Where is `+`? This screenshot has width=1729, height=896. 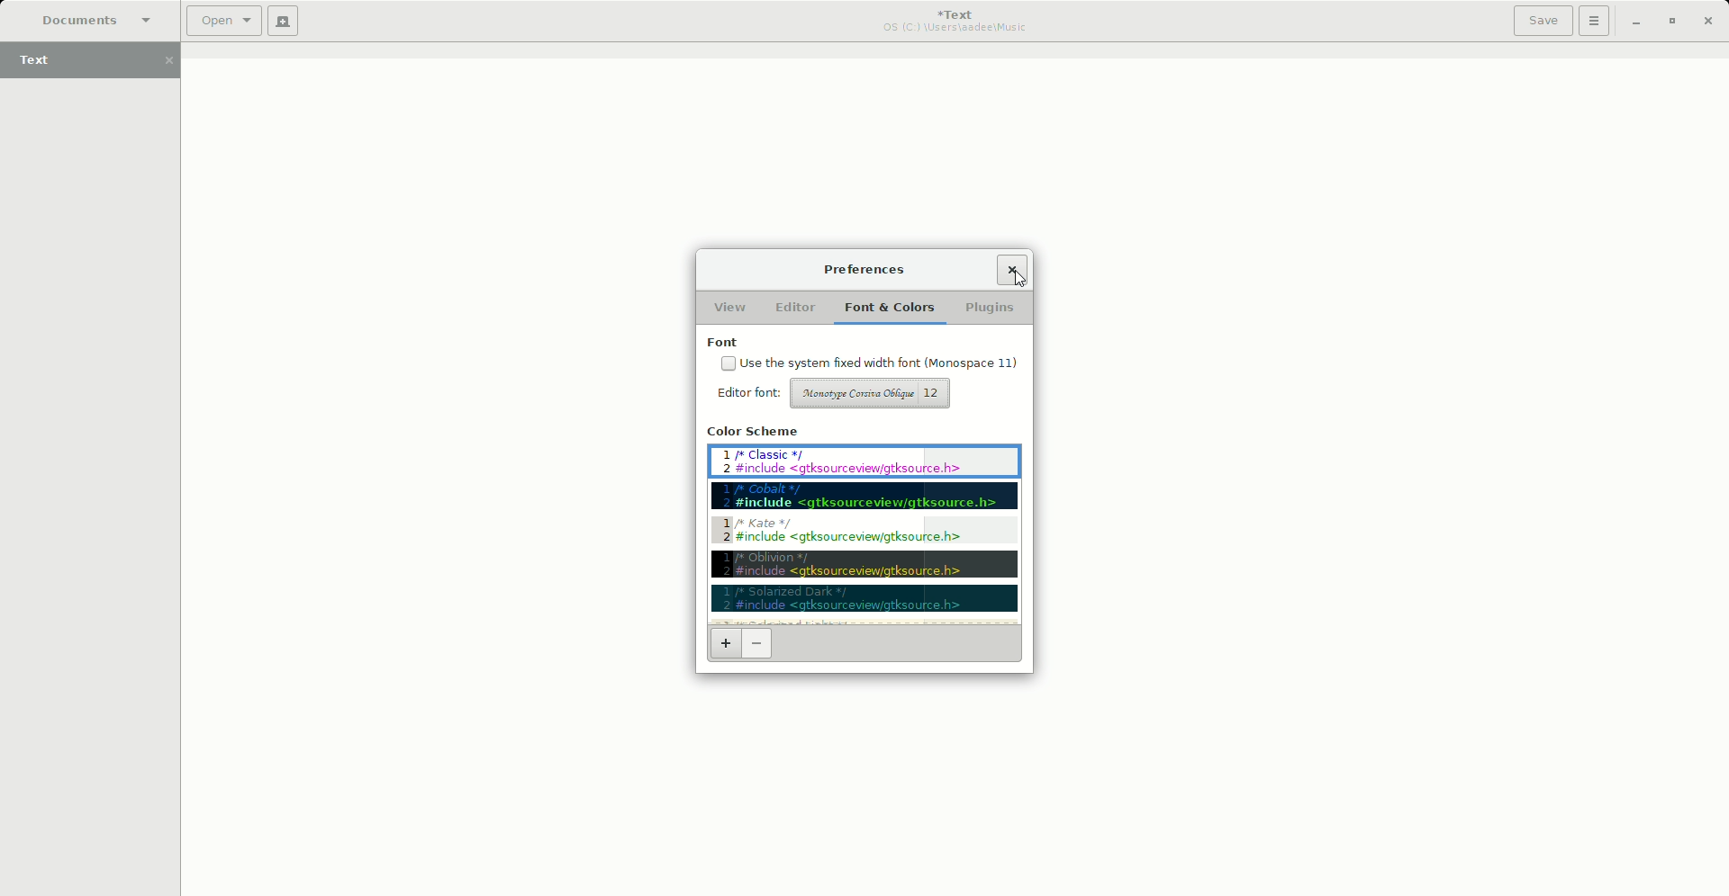 + is located at coordinates (724, 649).